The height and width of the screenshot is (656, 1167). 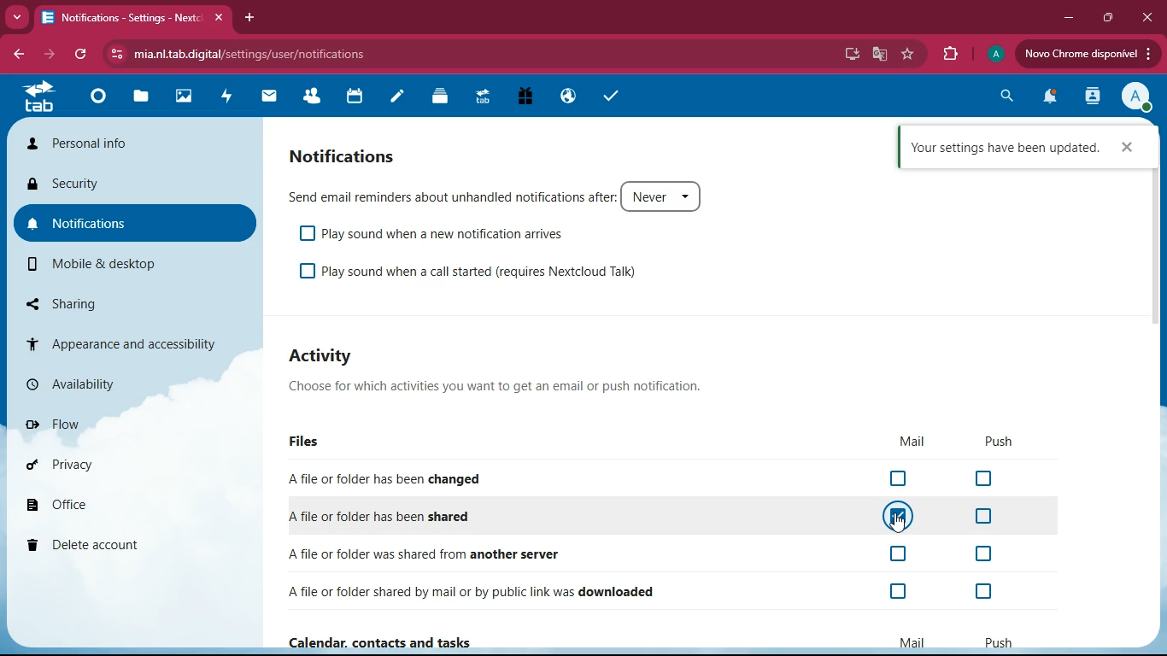 What do you see at coordinates (946, 52) in the screenshot?
I see `extensions` at bounding box center [946, 52].